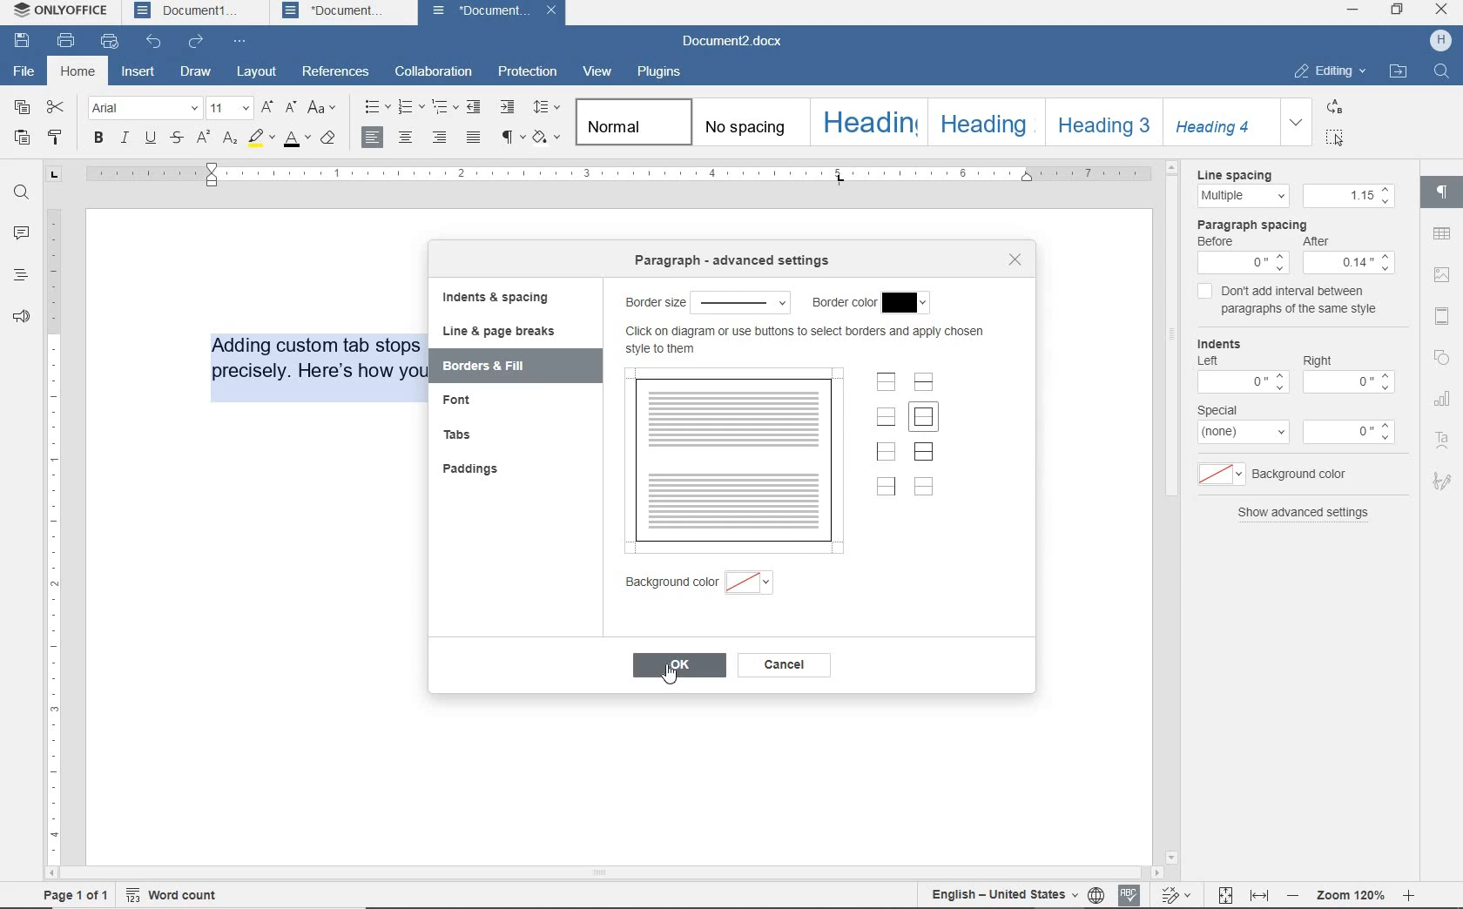  I want to click on paragraph - advanced settings, so click(705, 302).